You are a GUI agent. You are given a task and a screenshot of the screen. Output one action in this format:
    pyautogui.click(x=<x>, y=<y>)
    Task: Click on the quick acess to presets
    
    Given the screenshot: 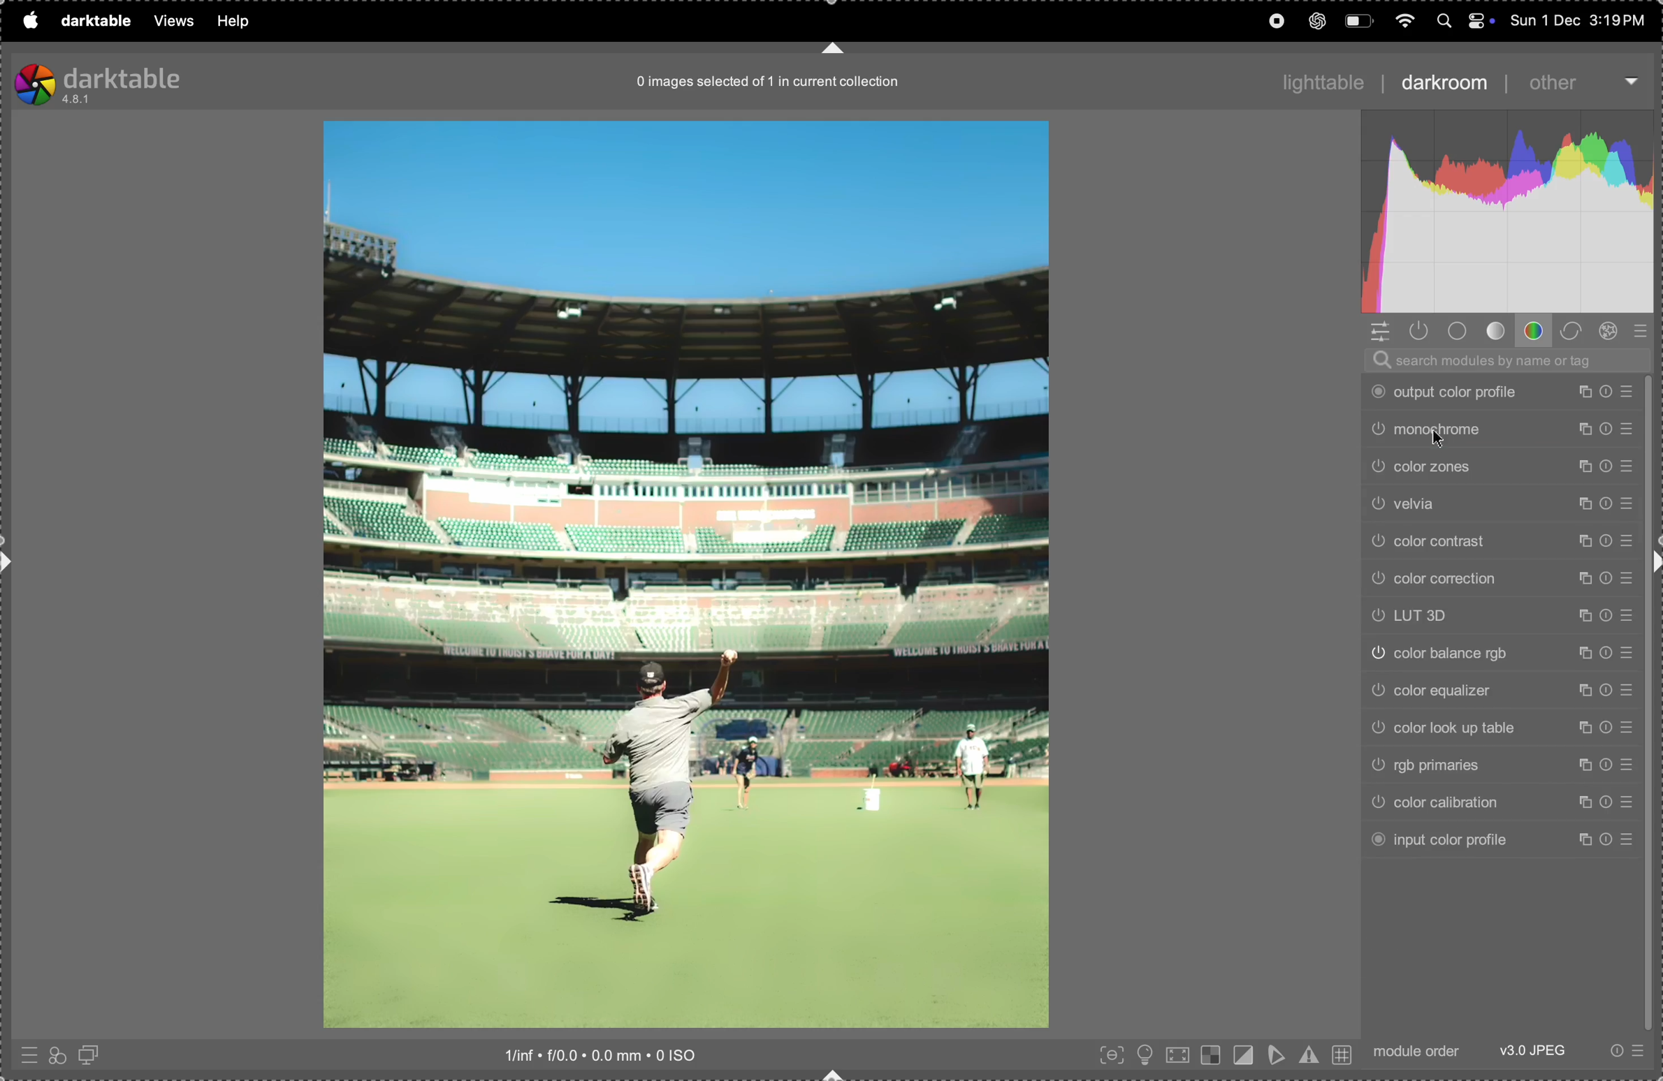 What is the action you would take?
    pyautogui.click(x=27, y=1052)
    